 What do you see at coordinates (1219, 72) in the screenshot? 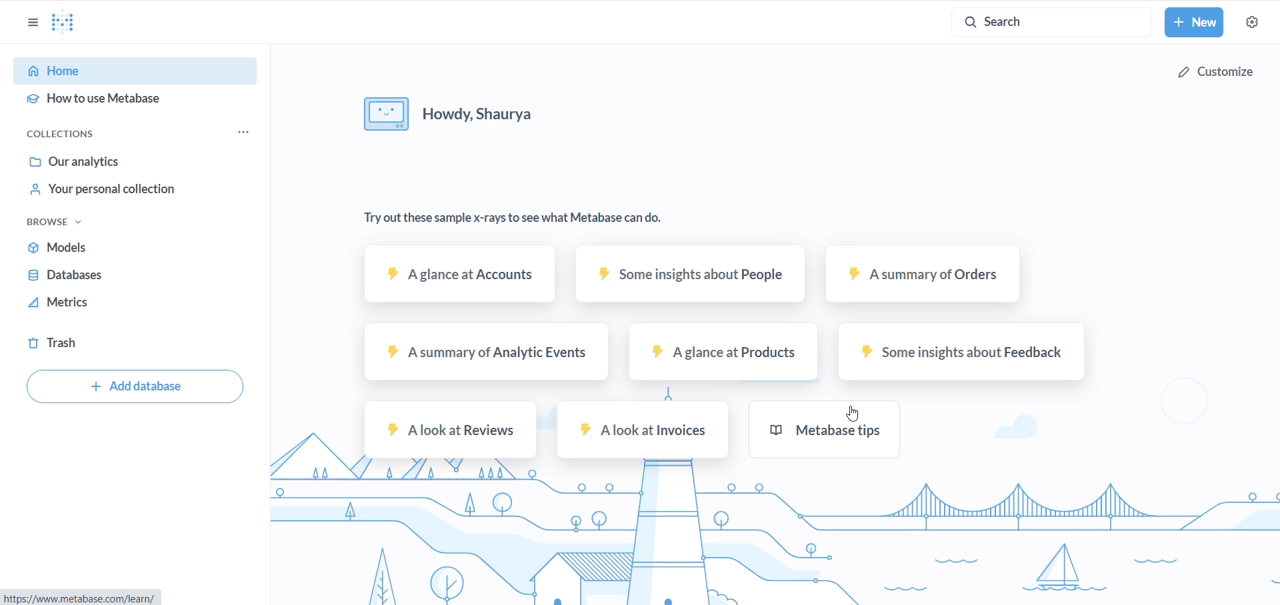
I see `settings` at bounding box center [1219, 72].